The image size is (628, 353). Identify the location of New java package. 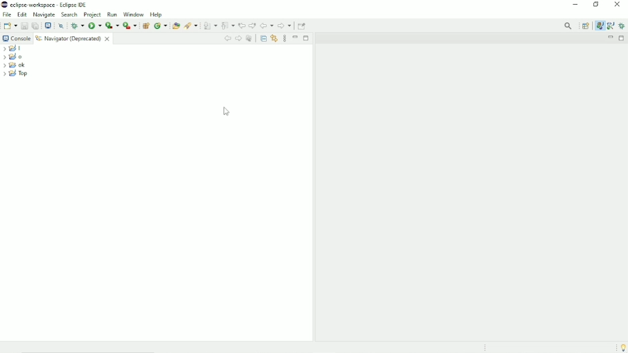
(145, 26).